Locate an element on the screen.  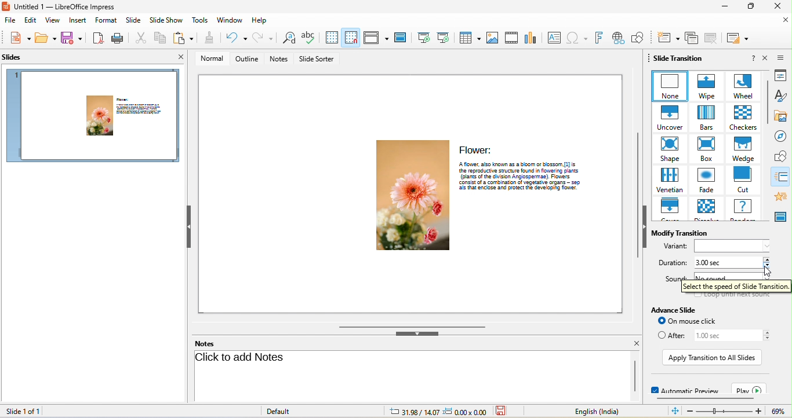
duration is located at coordinates (672, 263).